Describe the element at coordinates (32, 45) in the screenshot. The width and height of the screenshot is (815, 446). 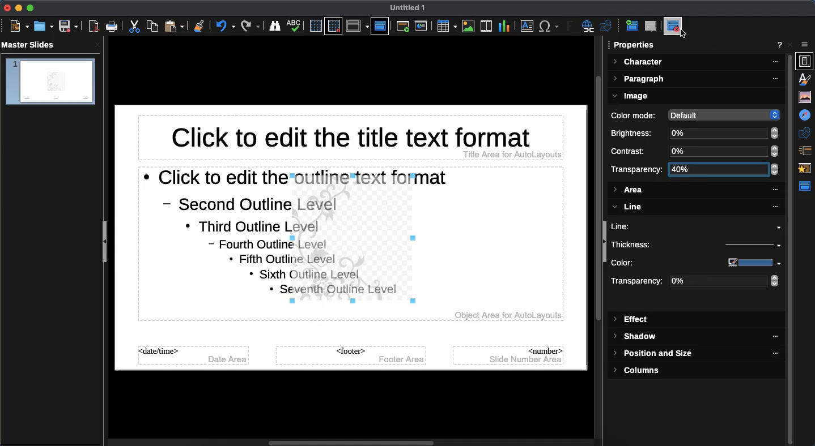
I see `Master slides` at that location.